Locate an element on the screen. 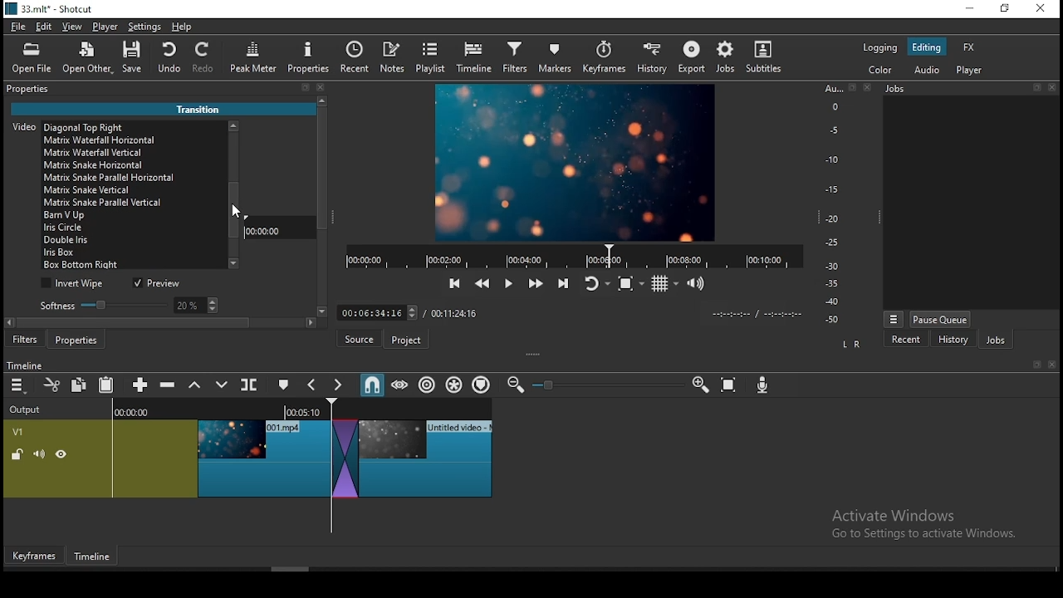 The image size is (1063, 598). transition option is located at coordinates (135, 178).